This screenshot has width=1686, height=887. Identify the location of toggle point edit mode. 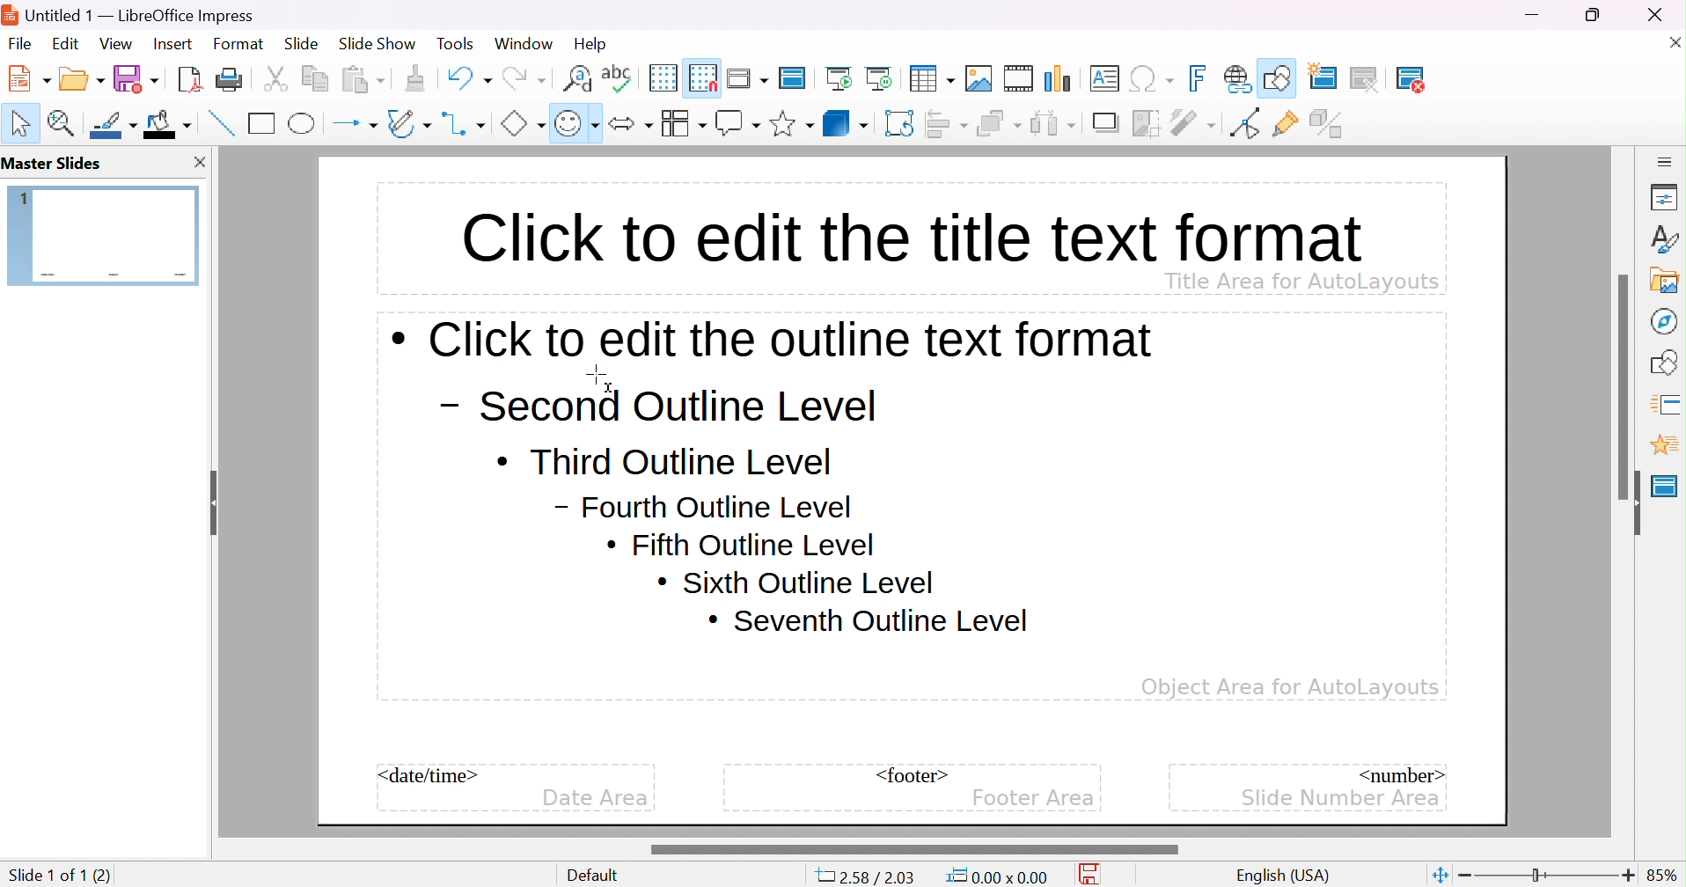
(1243, 123).